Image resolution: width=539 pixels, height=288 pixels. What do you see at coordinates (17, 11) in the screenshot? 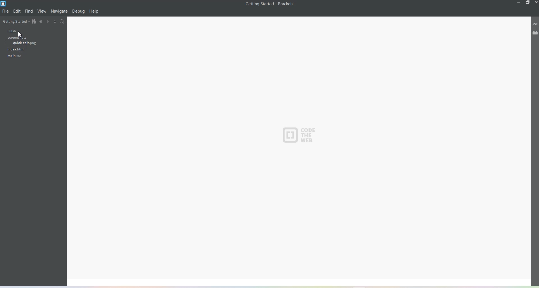
I see `Edit` at bounding box center [17, 11].